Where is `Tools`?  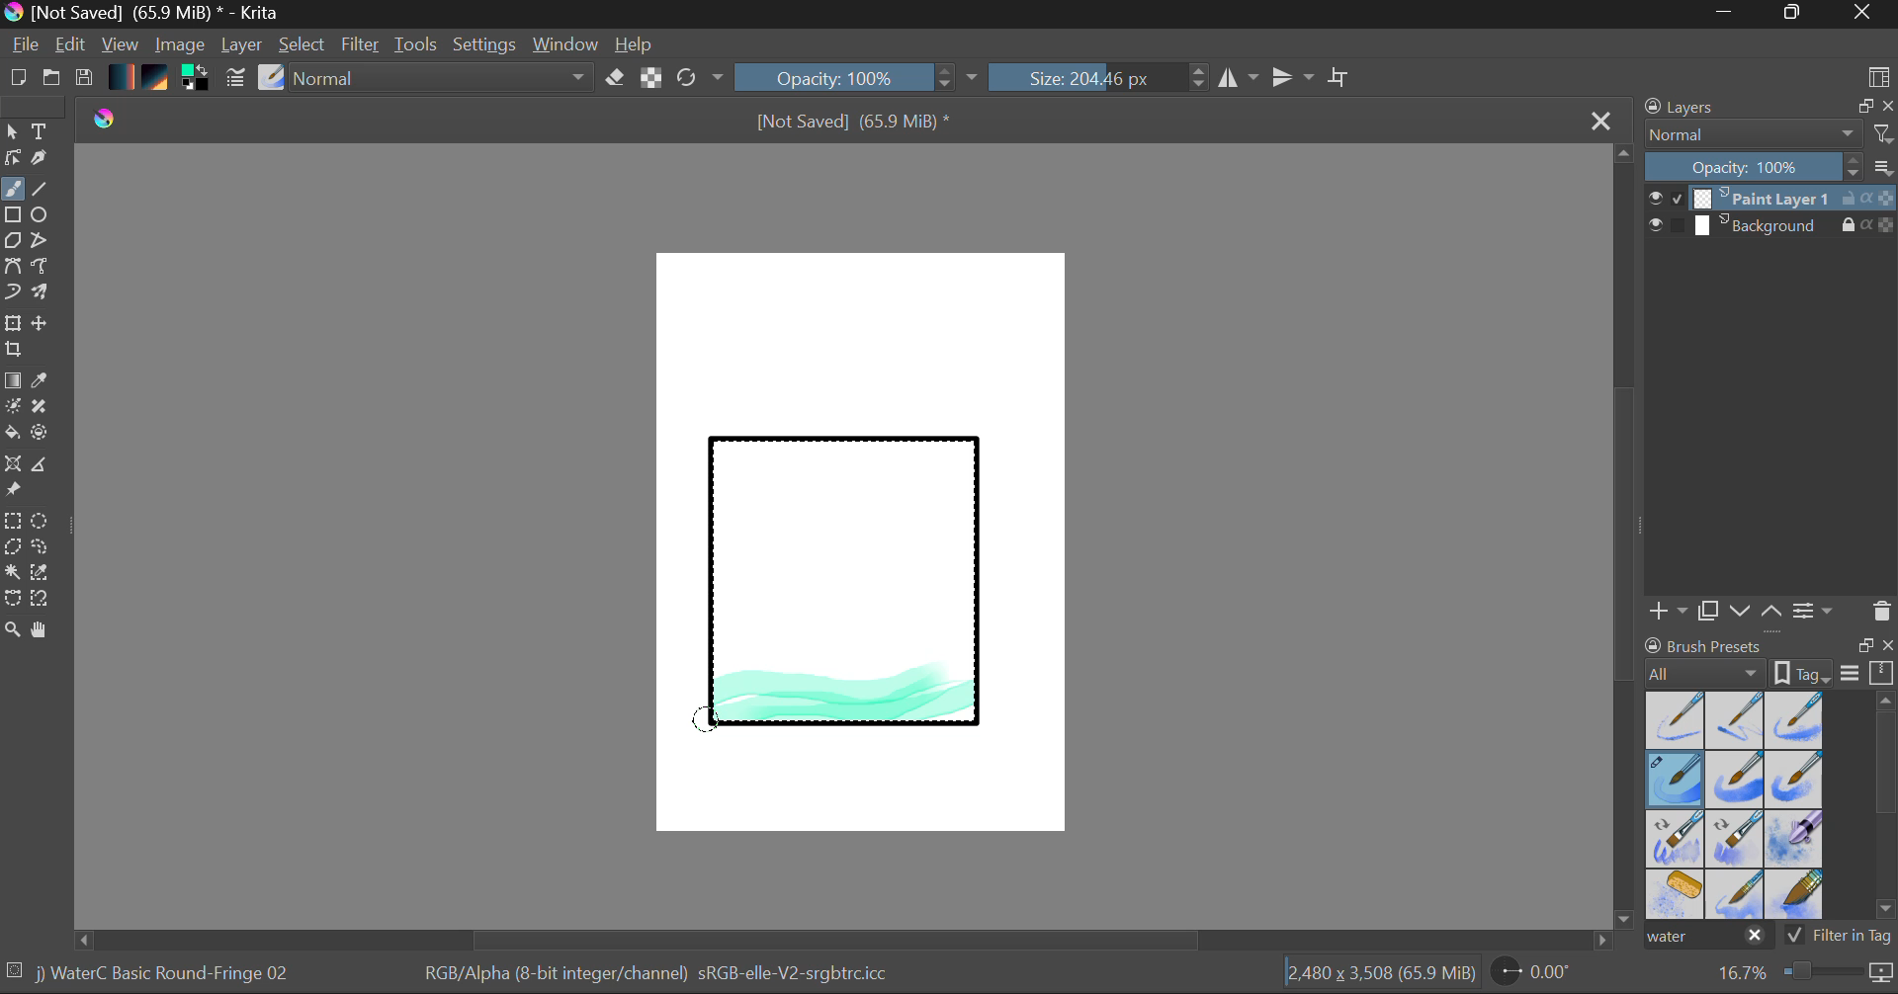
Tools is located at coordinates (417, 45).